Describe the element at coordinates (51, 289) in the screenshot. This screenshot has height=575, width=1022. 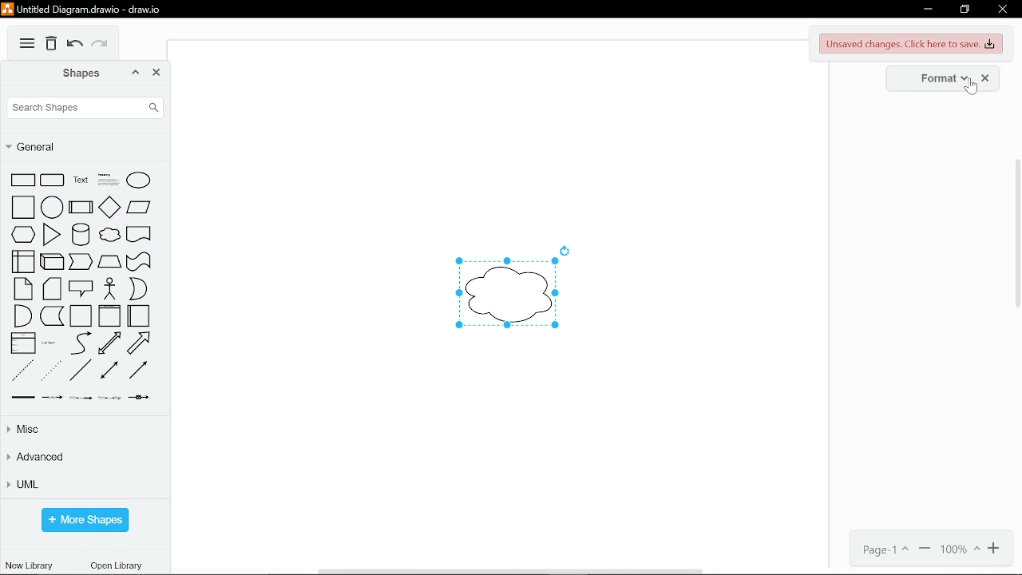
I see `card` at that location.